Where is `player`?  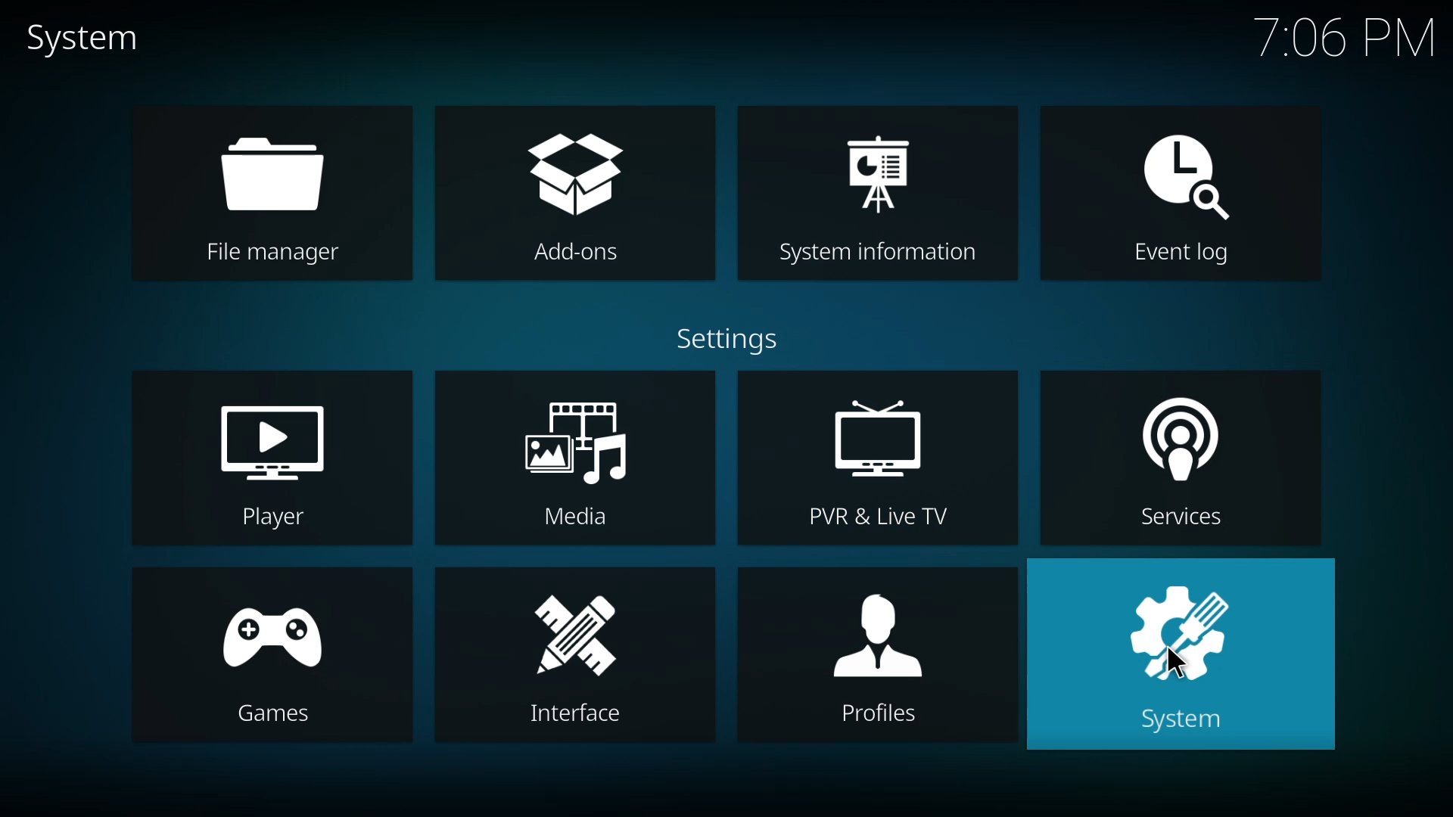 player is located at coordinates (269, 464).